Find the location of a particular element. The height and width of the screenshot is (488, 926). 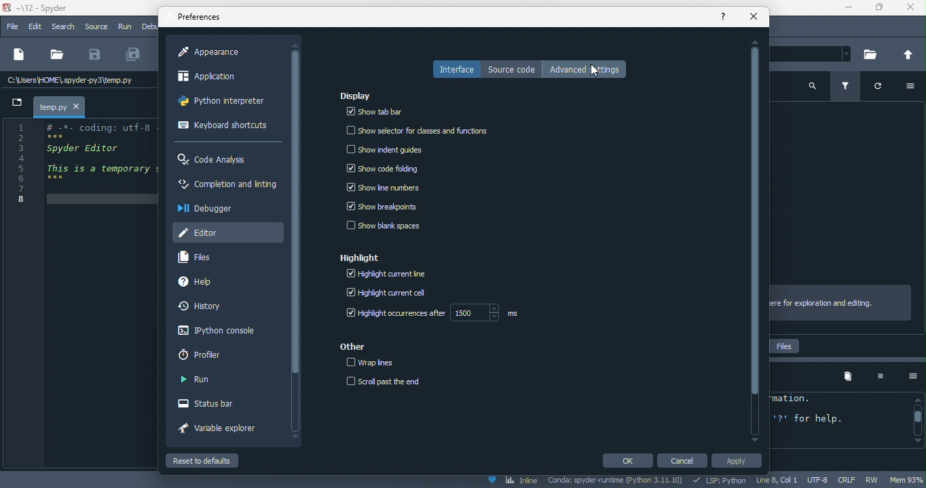

vertical scroll bar is located at coordinates (916, 420).